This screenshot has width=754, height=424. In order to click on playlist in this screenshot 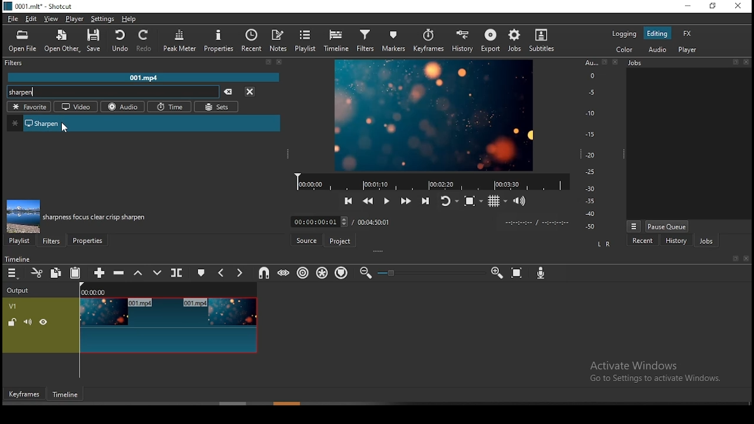, I will do `click(307, 42)`.